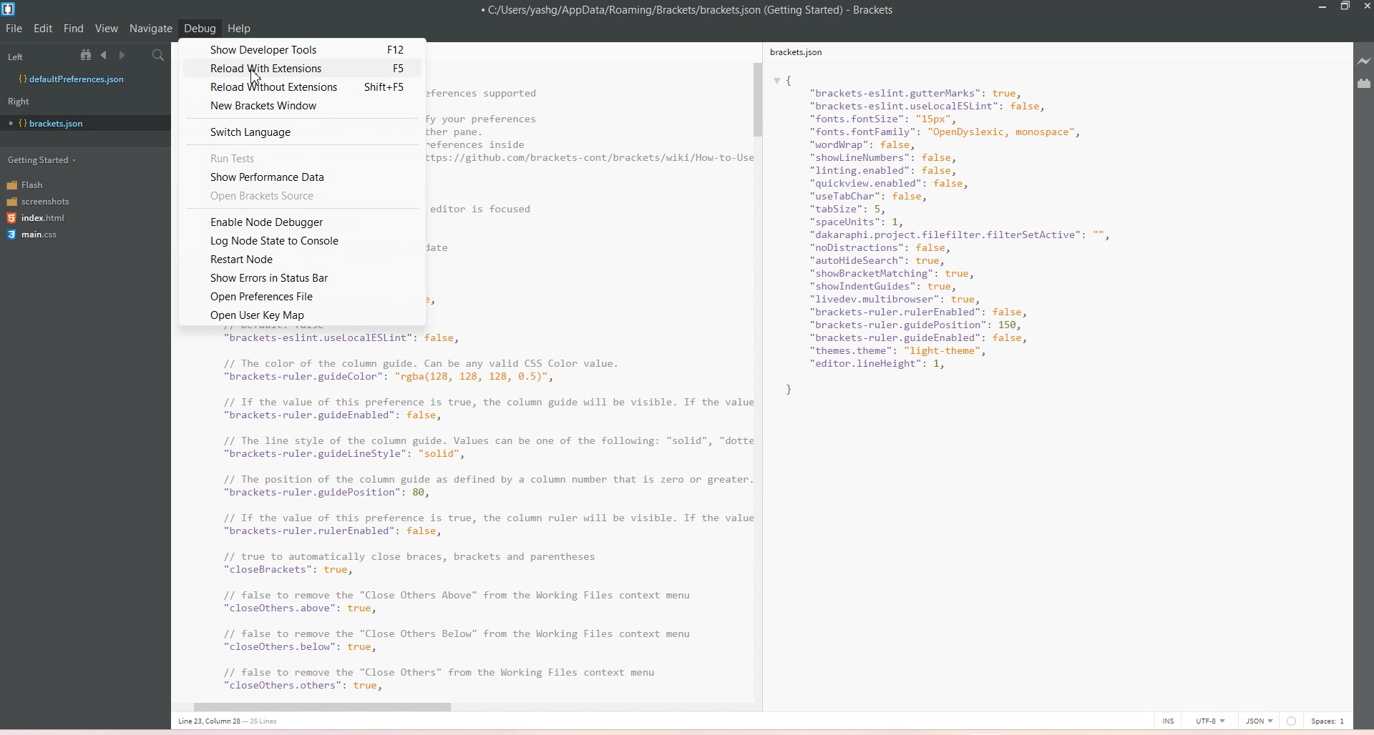  Describe the element at coordinates (89, 54) in the screenshot. I see `Show in file tree` at that location.